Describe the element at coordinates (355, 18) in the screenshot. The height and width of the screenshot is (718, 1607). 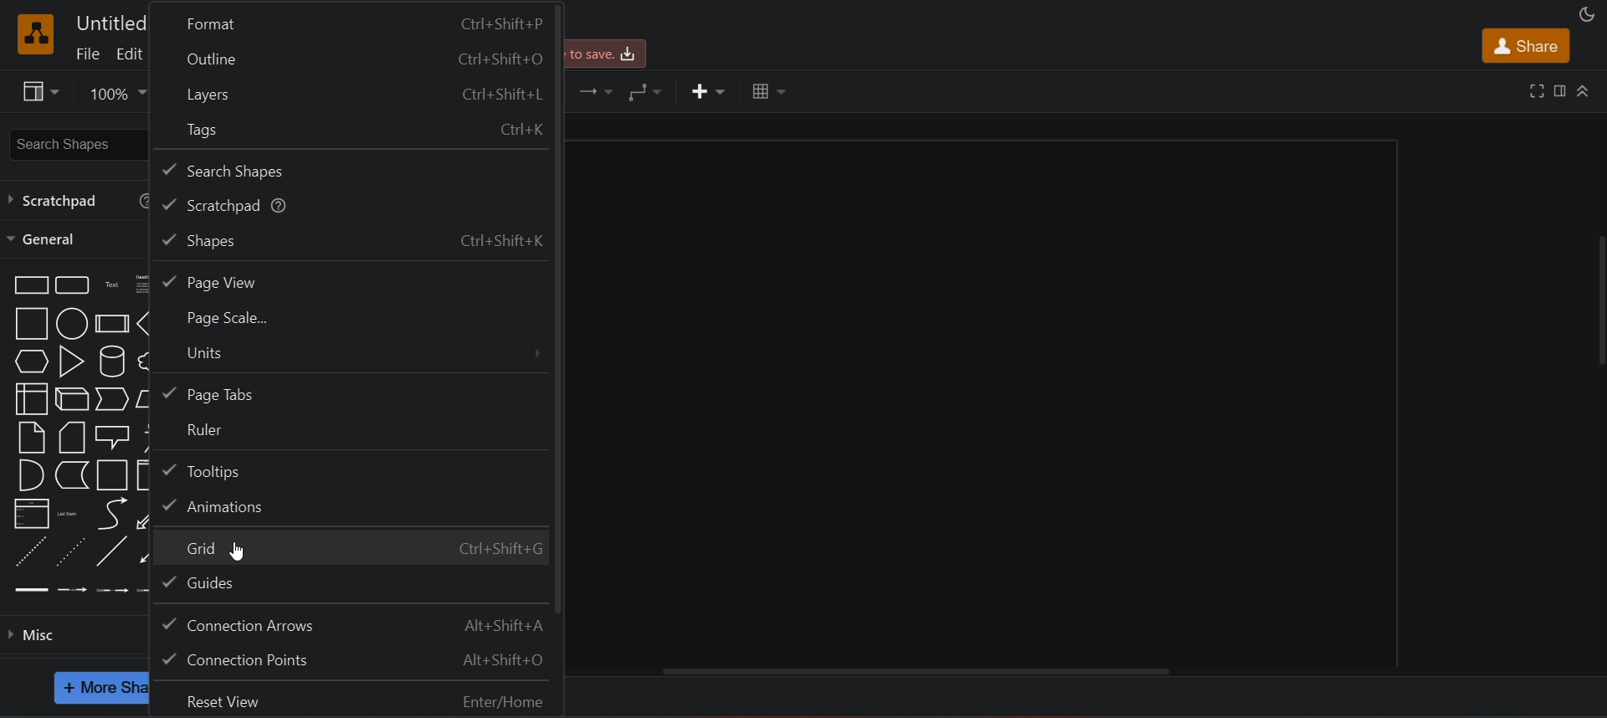
I see `format` at that location.